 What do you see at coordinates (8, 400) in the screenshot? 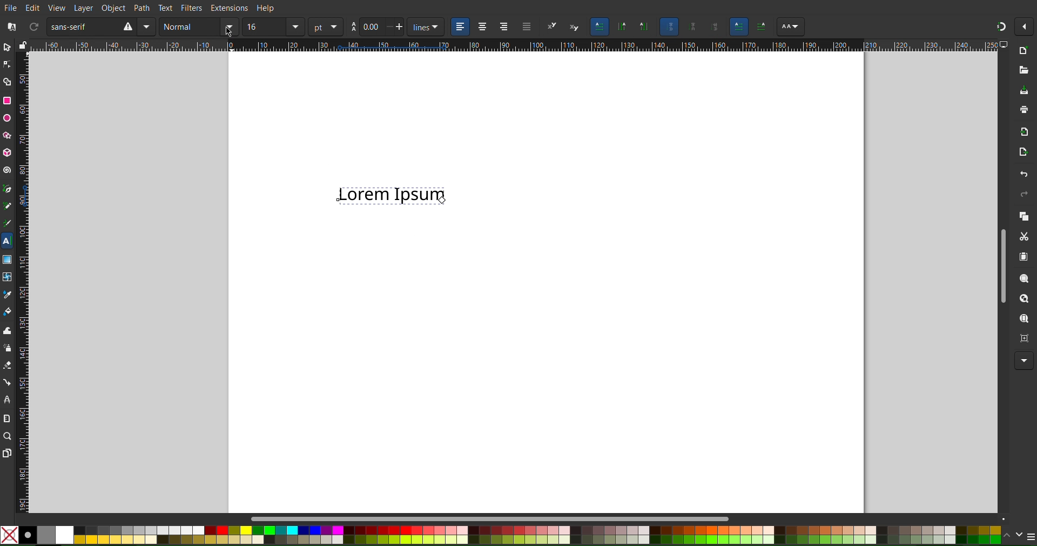
I see `LPE Tool` at bounding box center [8, 400].